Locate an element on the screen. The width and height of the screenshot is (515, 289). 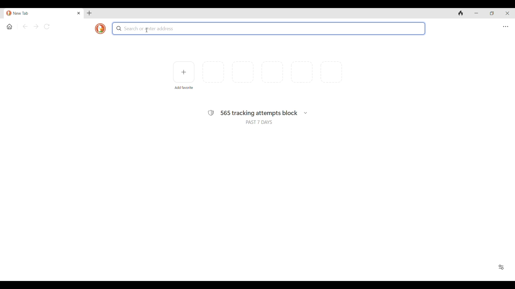
Go forward is located at coordinates (36, 26).